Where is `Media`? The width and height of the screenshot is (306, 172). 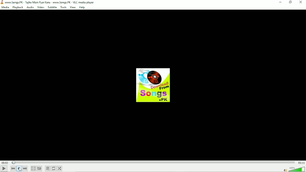 Media is located at coordinates (5, 8).